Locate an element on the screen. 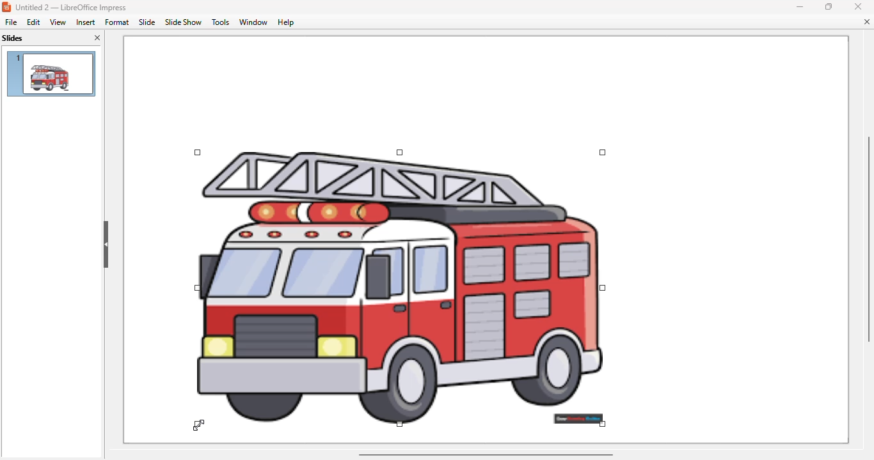  help is located at coordinates (286, 22).